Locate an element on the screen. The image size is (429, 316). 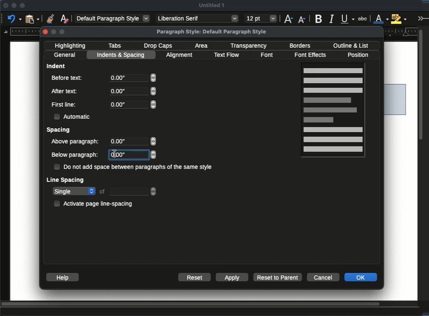
preview is located at coordinates (333, 111).